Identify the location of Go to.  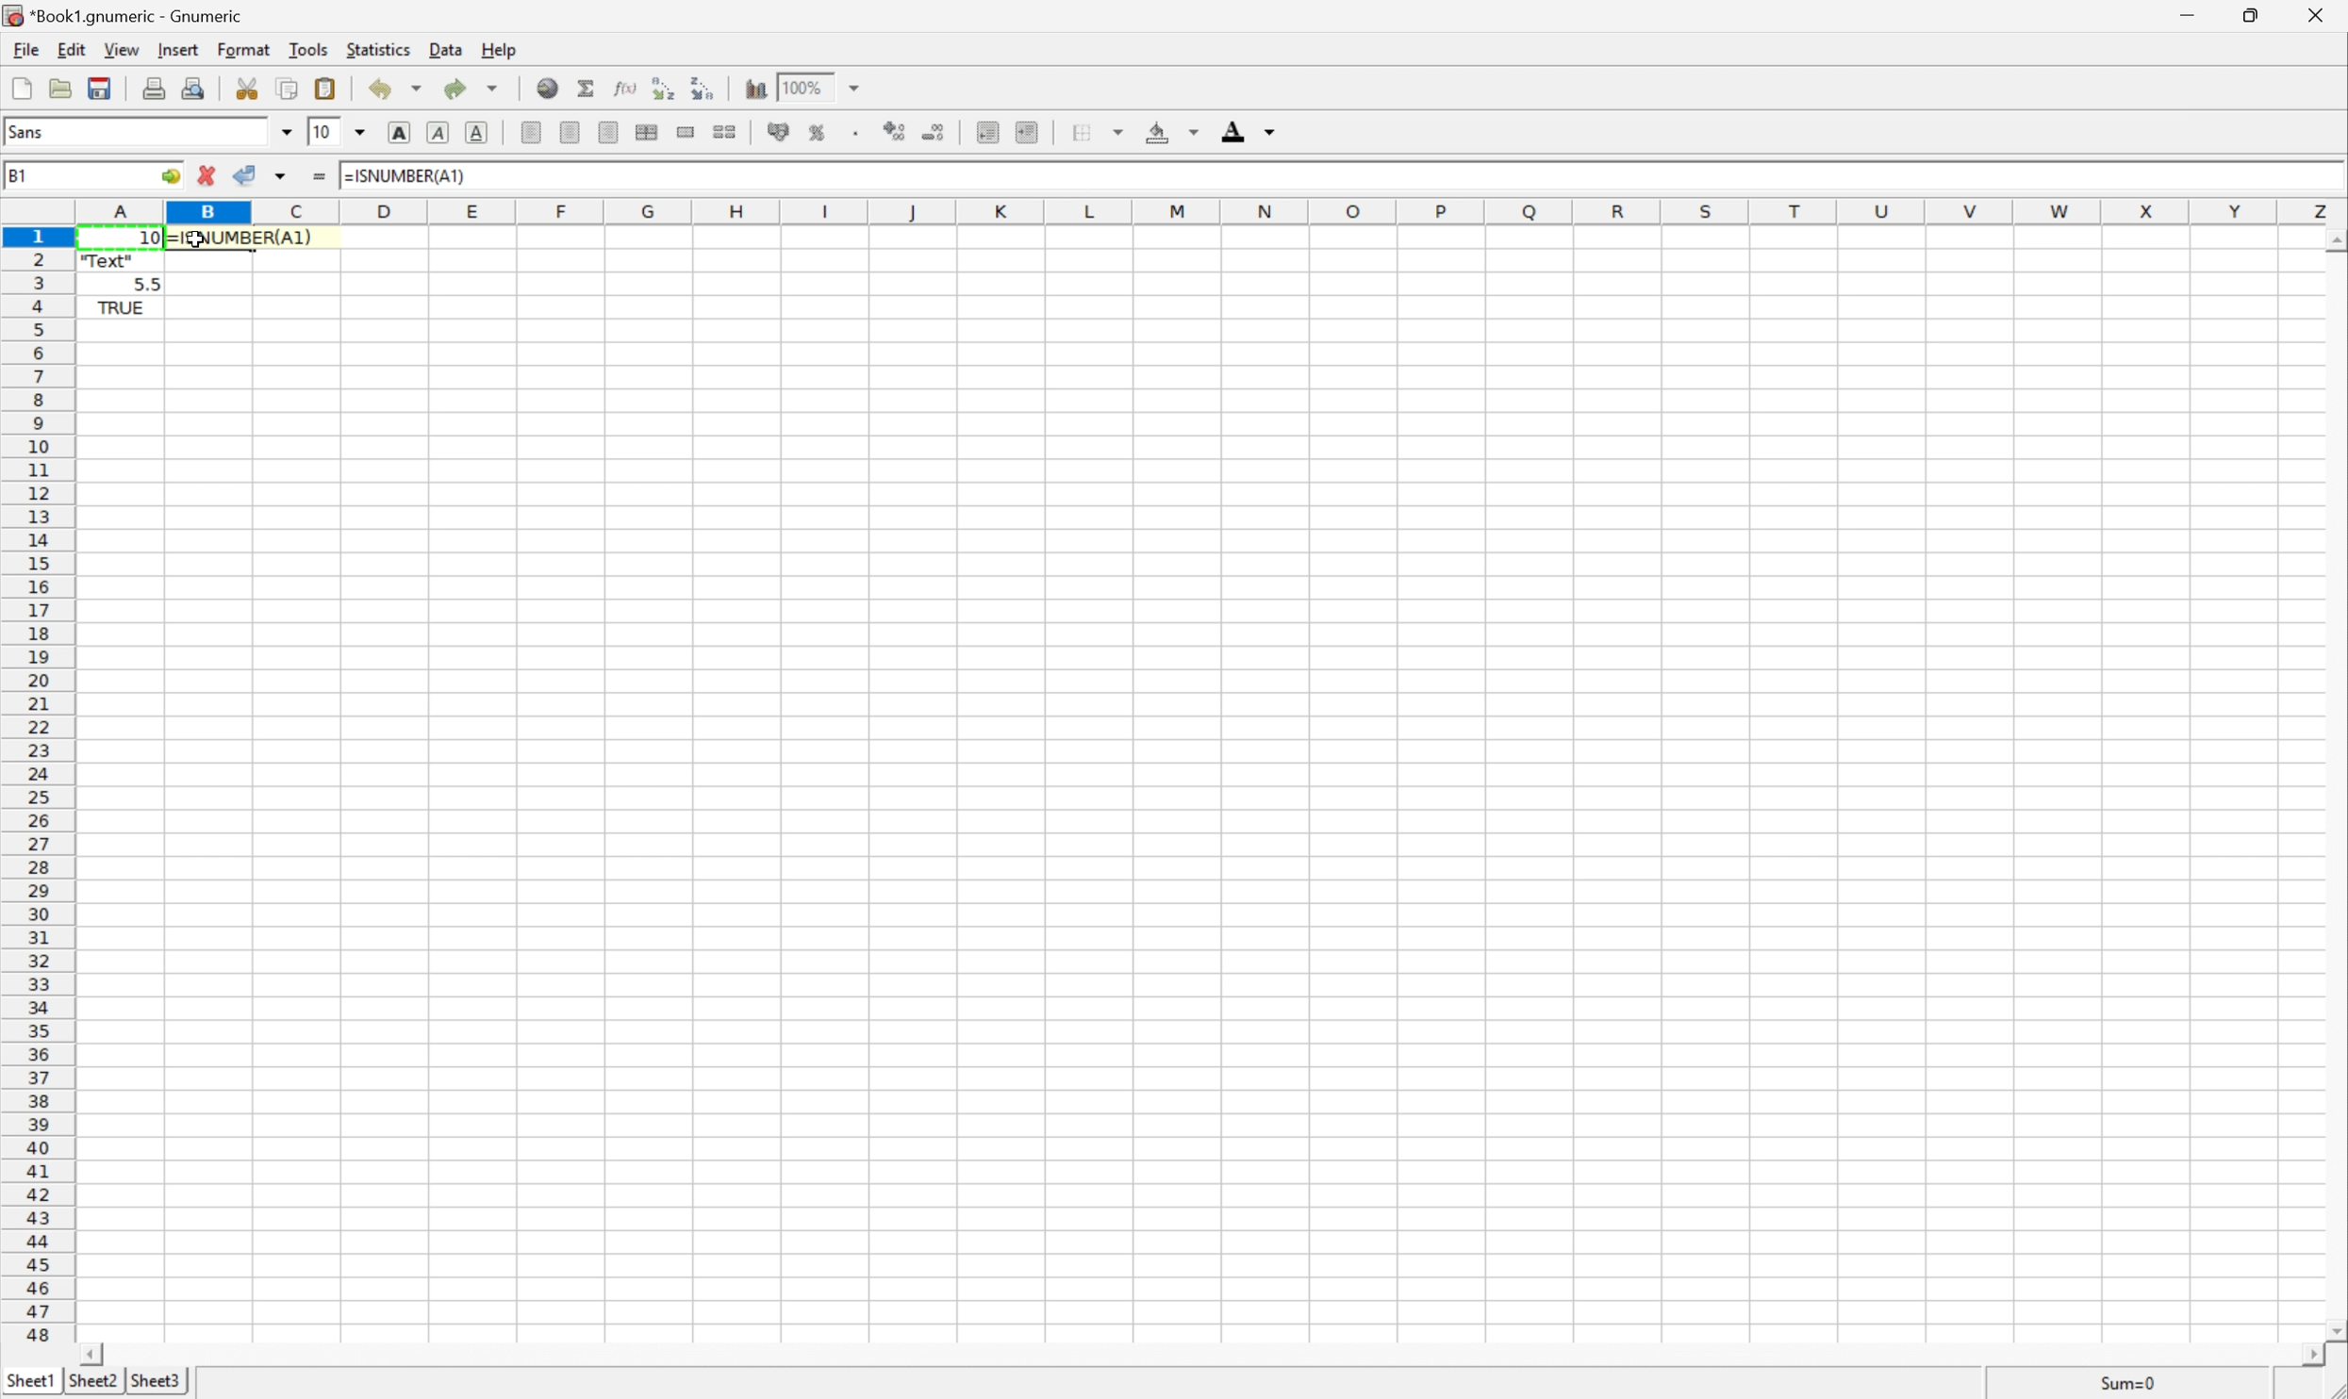
(169, 173).